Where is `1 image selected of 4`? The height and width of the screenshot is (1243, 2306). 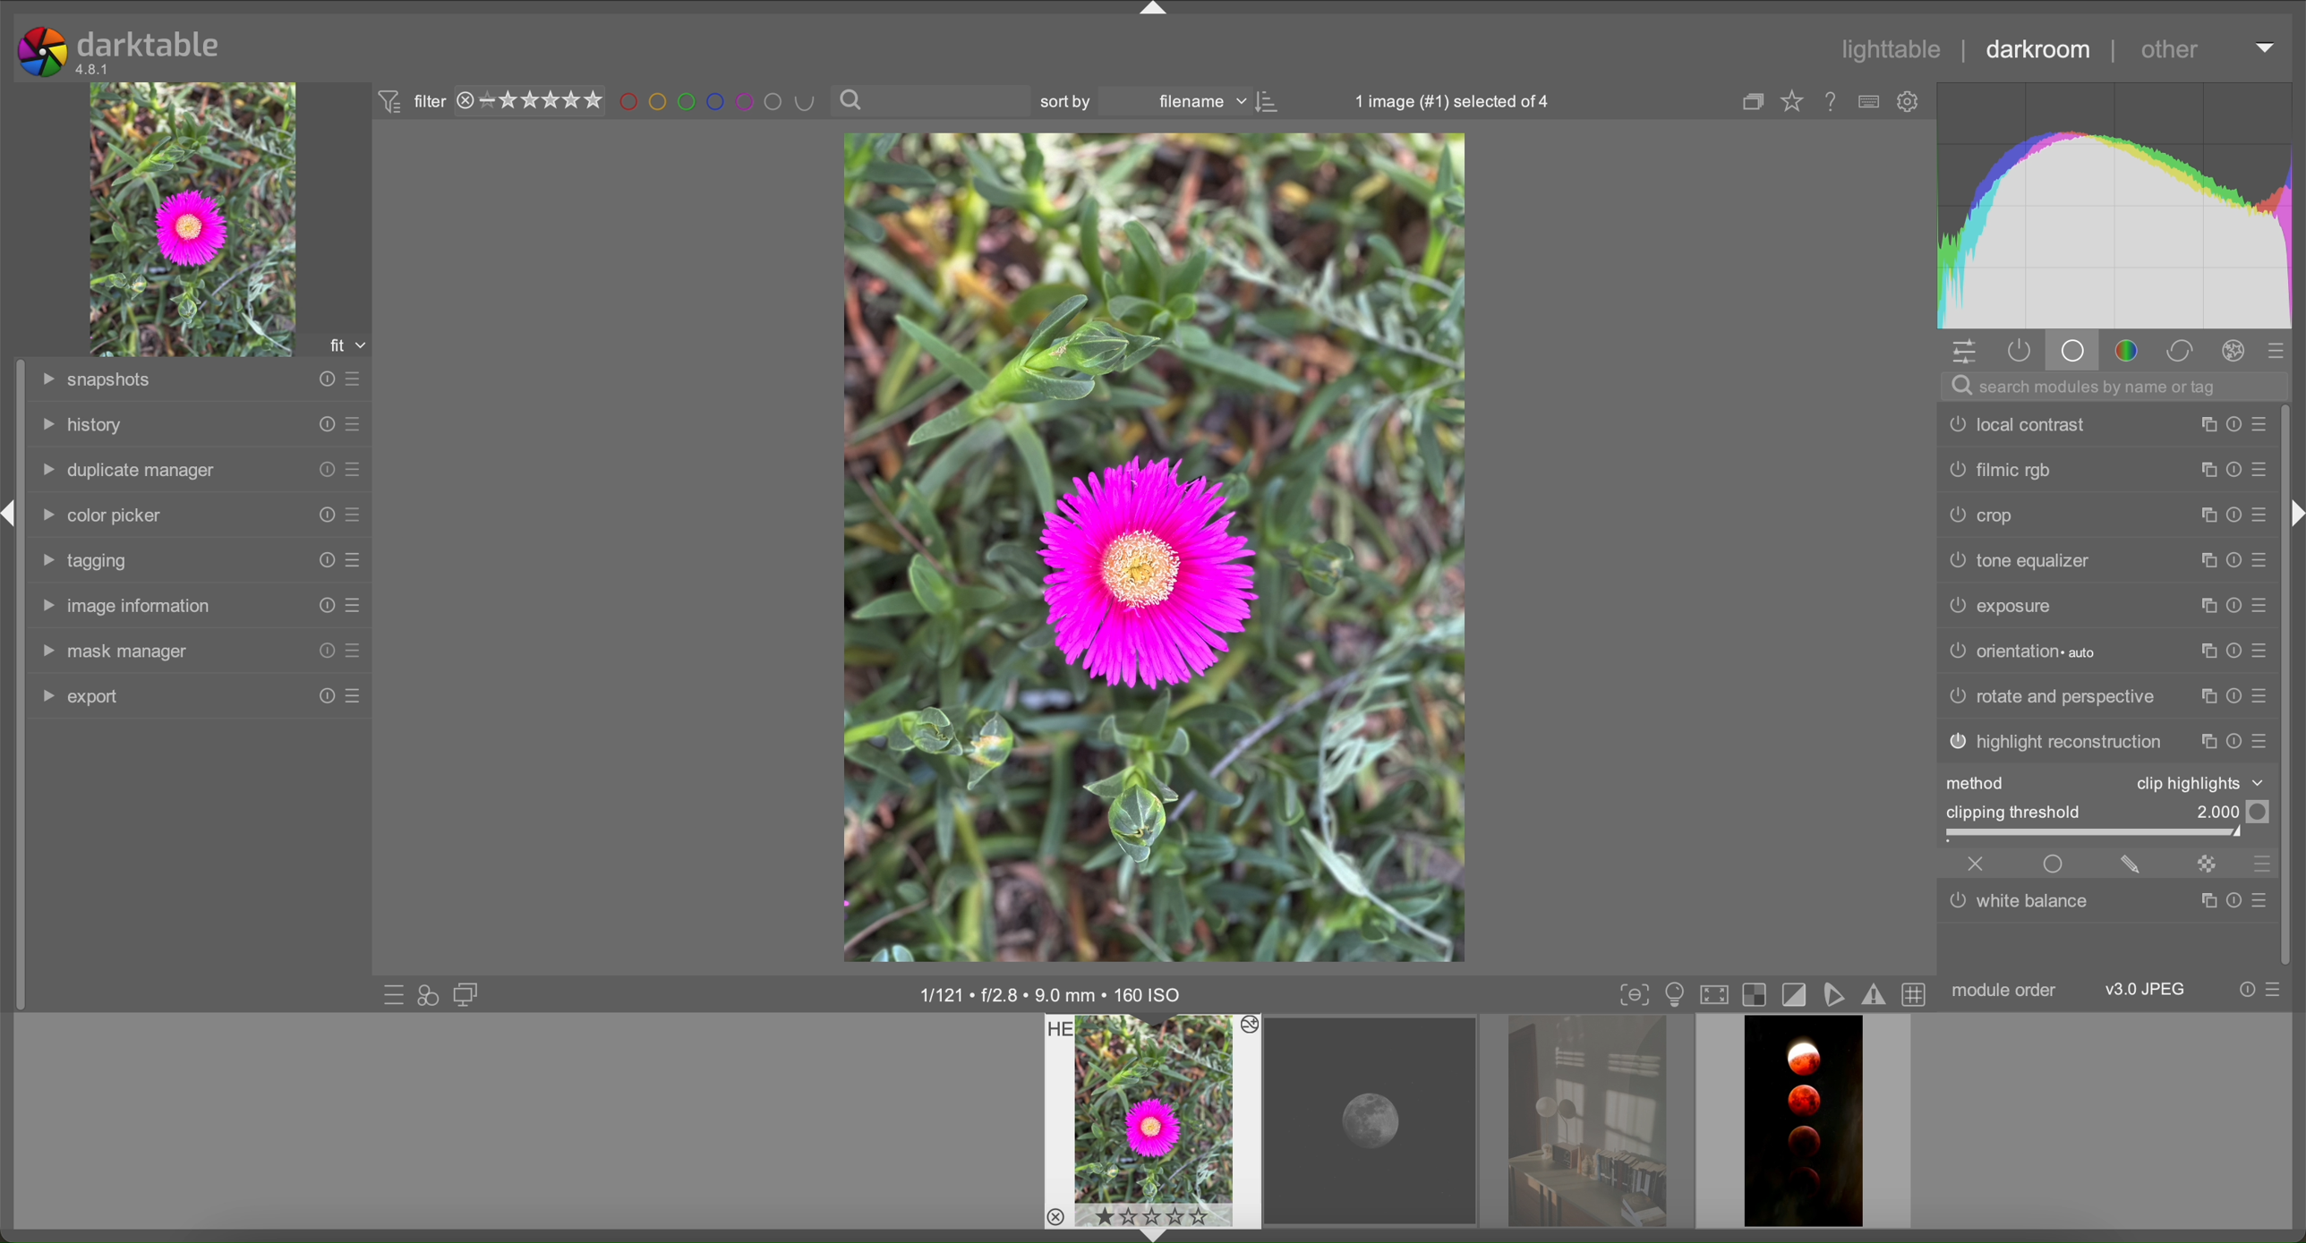 1 image selected of 4 is located at coordinates (1443, 100).